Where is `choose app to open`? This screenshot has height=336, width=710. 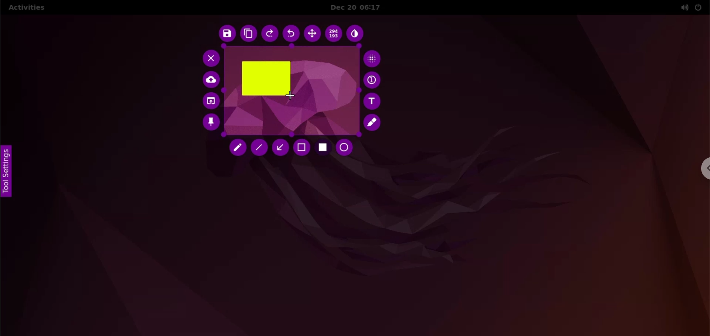 choose app to open is located at coordinates (210, 102).